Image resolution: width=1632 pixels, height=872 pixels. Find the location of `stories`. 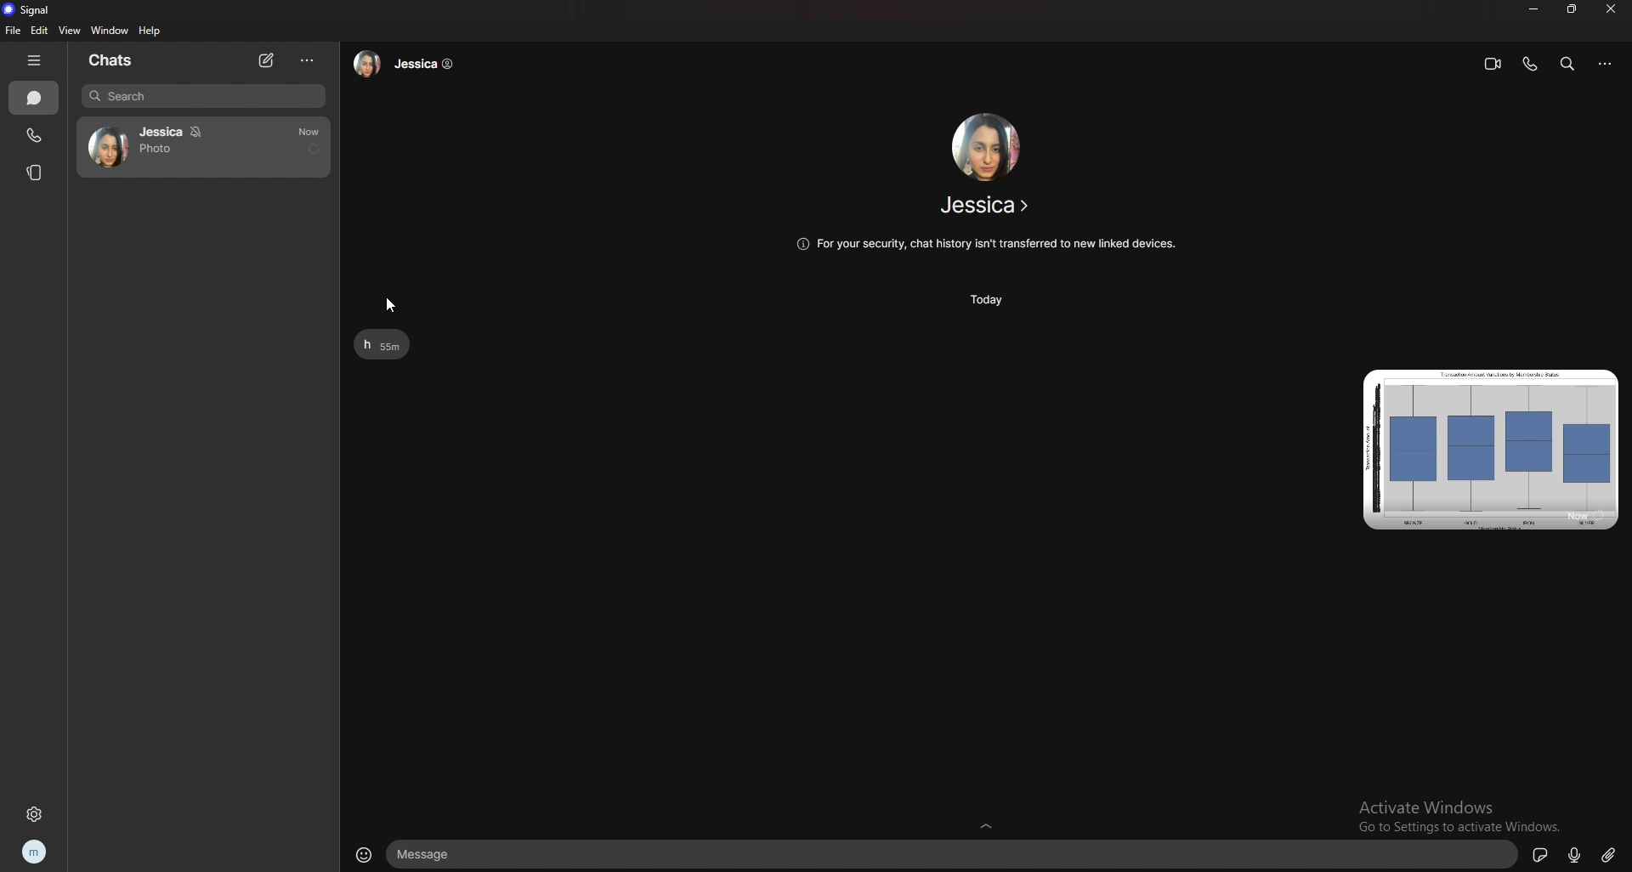

stories is located at coordinates (34, 173).